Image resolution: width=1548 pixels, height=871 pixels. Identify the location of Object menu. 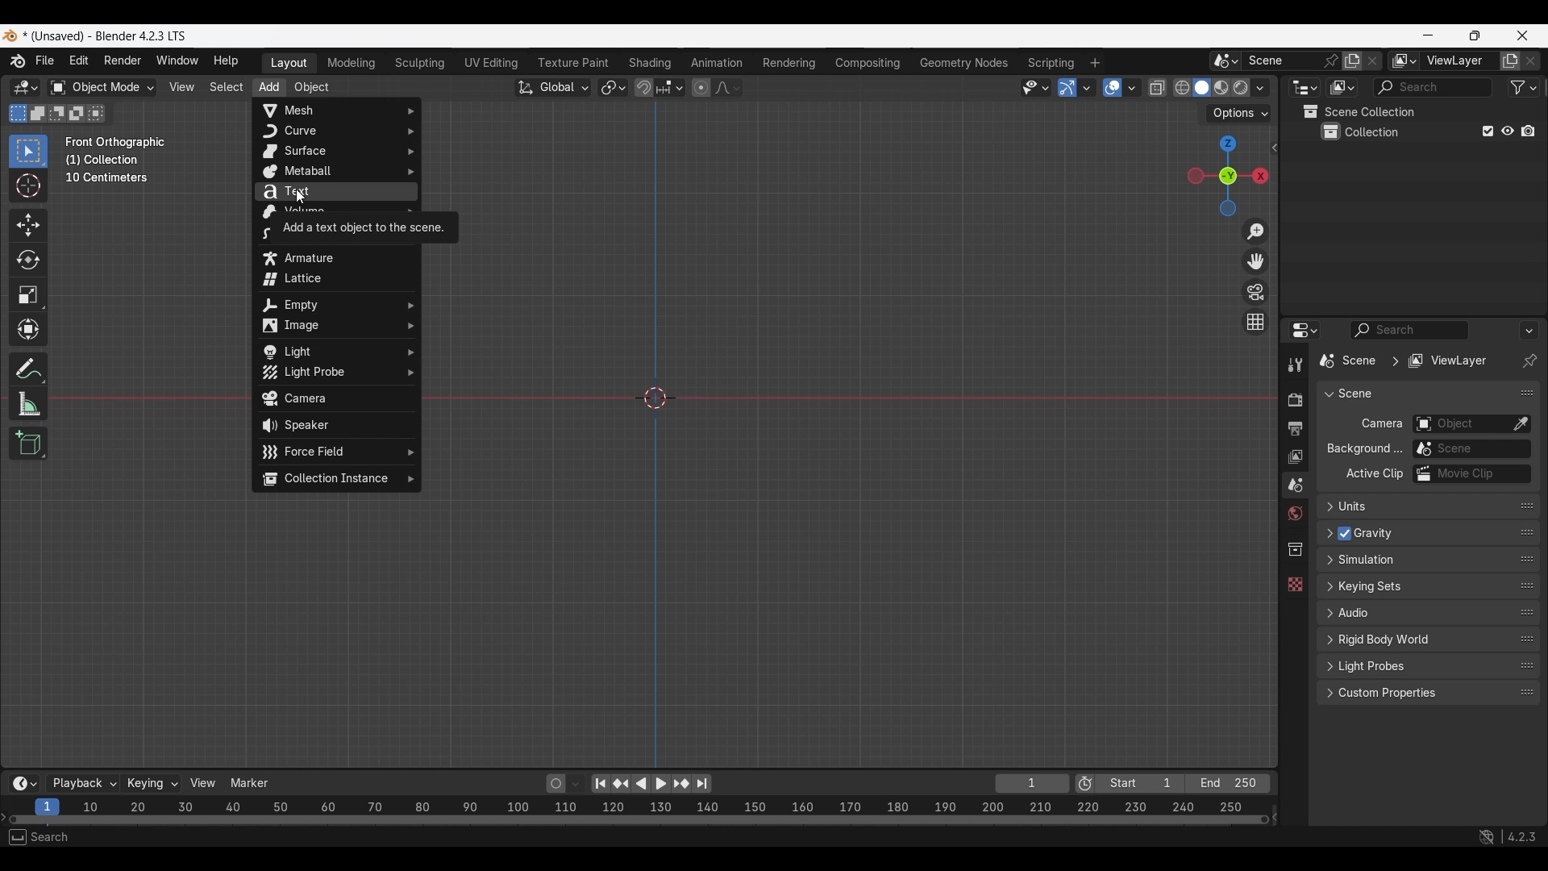
(313, 88).